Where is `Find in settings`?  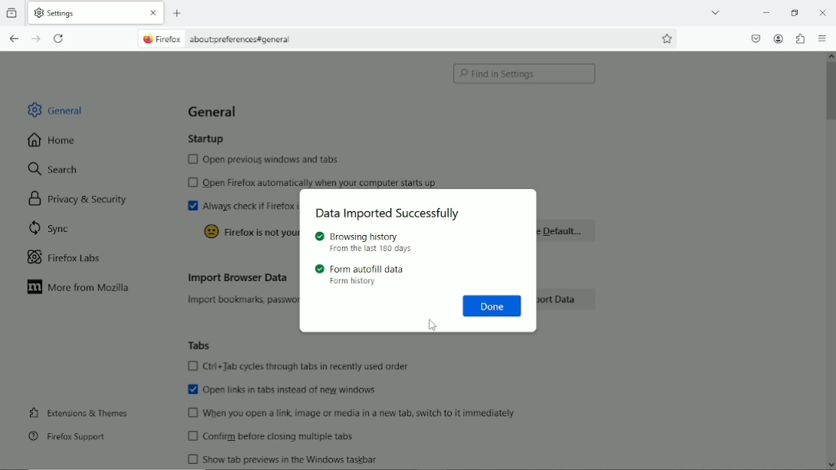 Find in settings is located at coordinates (523, 74).